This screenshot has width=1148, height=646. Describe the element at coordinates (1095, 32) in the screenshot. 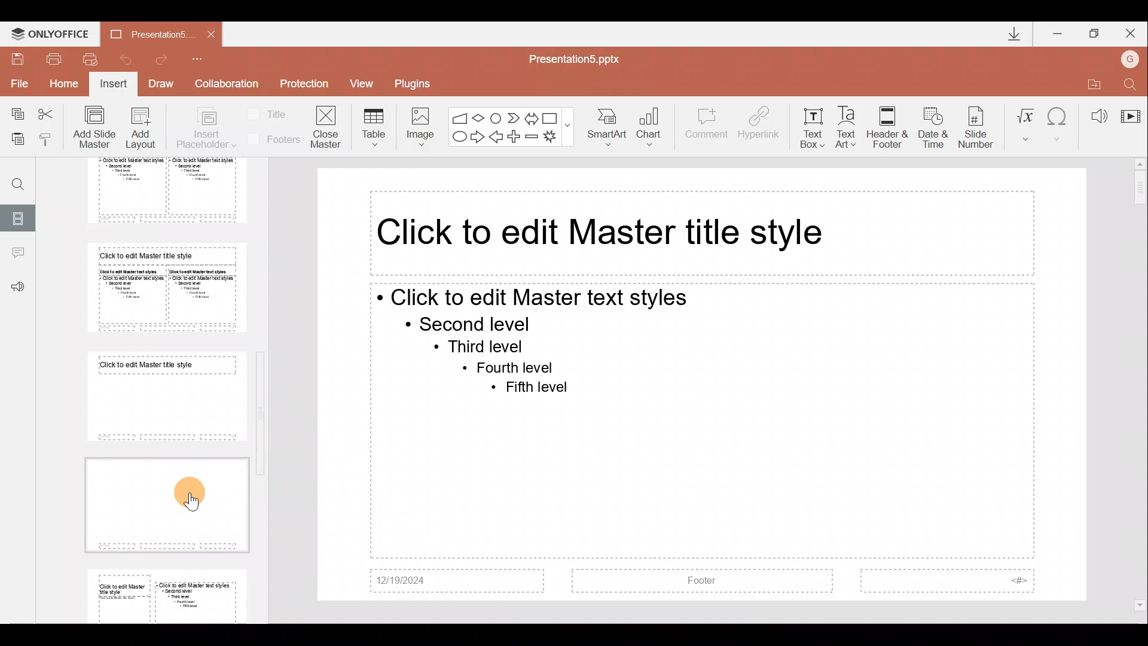

I see `Maximize` at that location.